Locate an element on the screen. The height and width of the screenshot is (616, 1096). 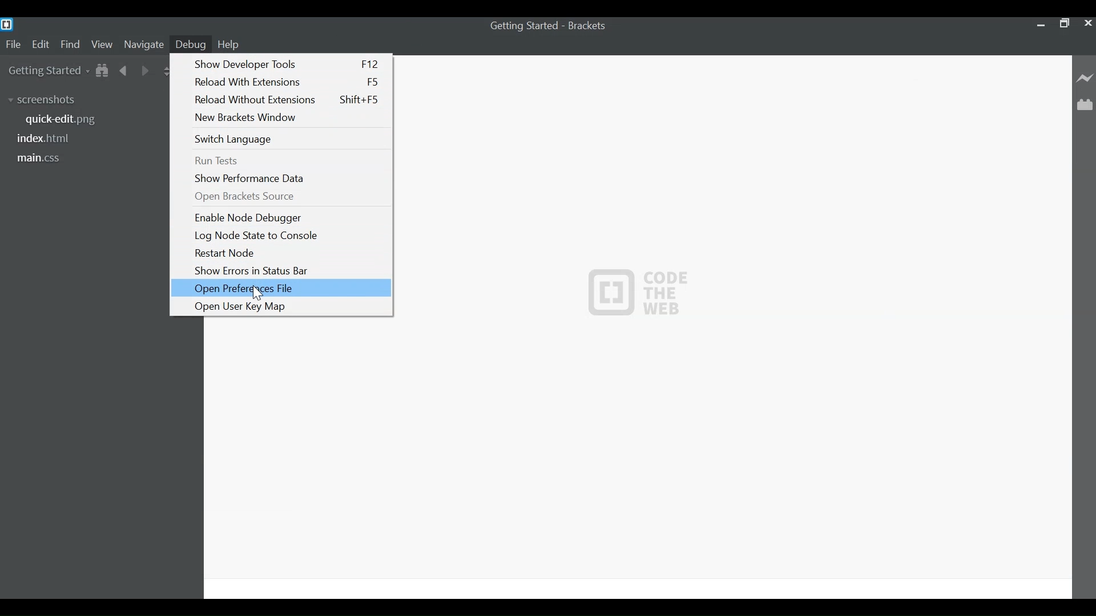
View  is located at coordinates (102, 43).